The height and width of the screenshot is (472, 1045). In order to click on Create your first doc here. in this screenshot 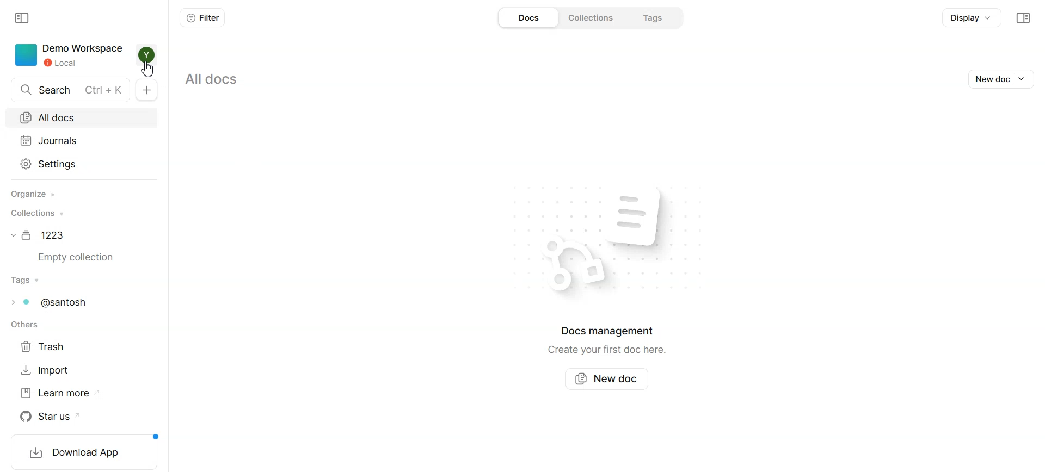, I will do `click(606, 350)`.